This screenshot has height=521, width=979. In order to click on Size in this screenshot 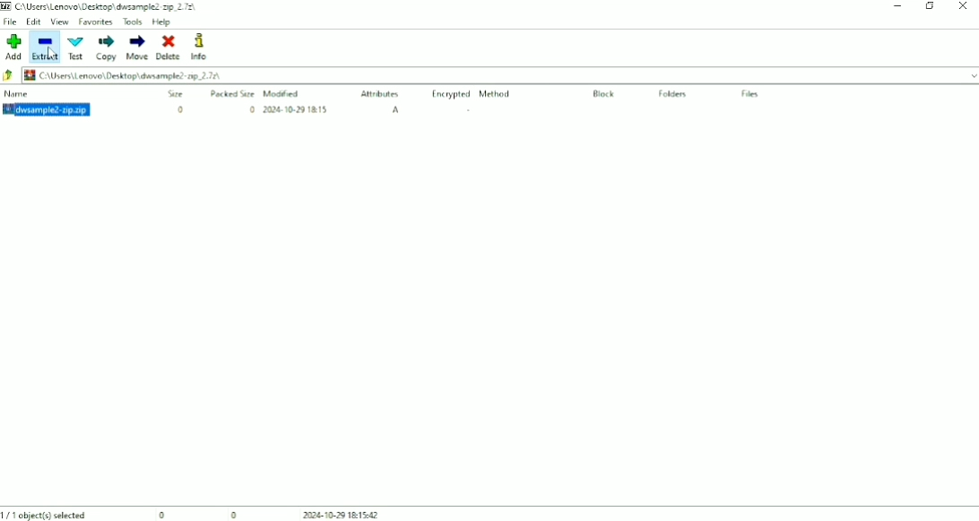, I will do `click(175, 94)`.